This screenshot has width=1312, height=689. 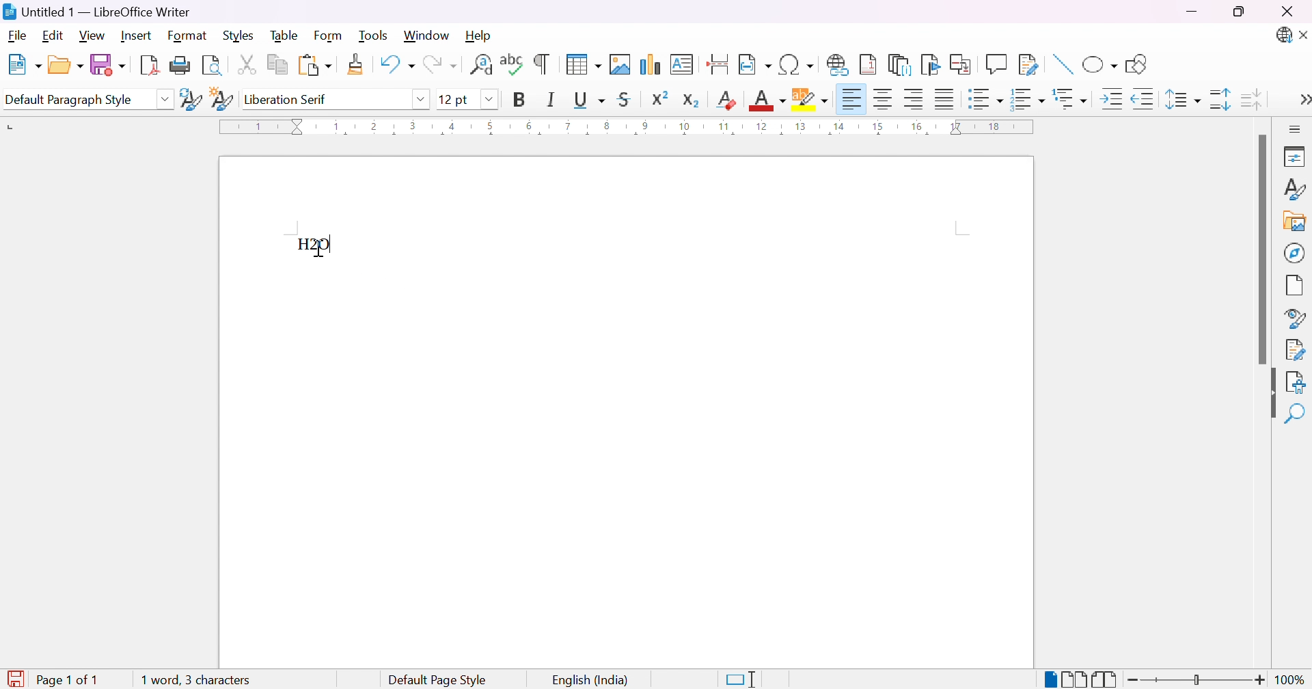 What do you see at coordinates (53, 680) in the screenshot?
I see `Page 1 of 1` at bounding box center [53, 680].